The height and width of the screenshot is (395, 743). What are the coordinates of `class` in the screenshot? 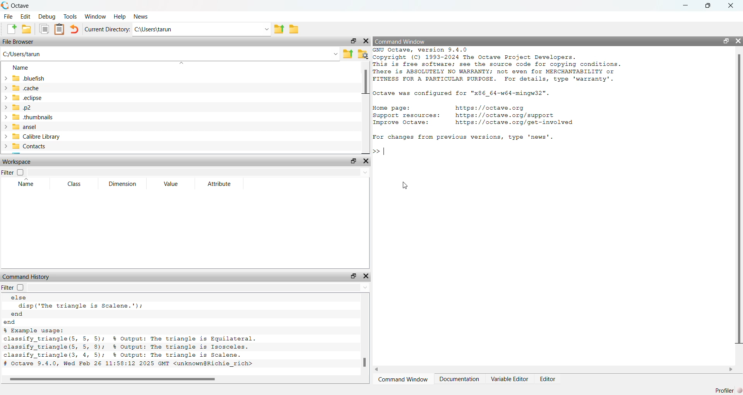 It's located at (74, 184).